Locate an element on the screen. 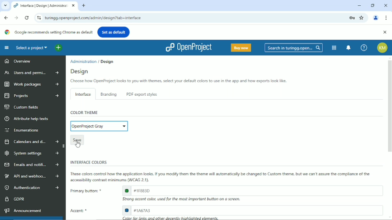  Accent is located at coordinates (81, 211).